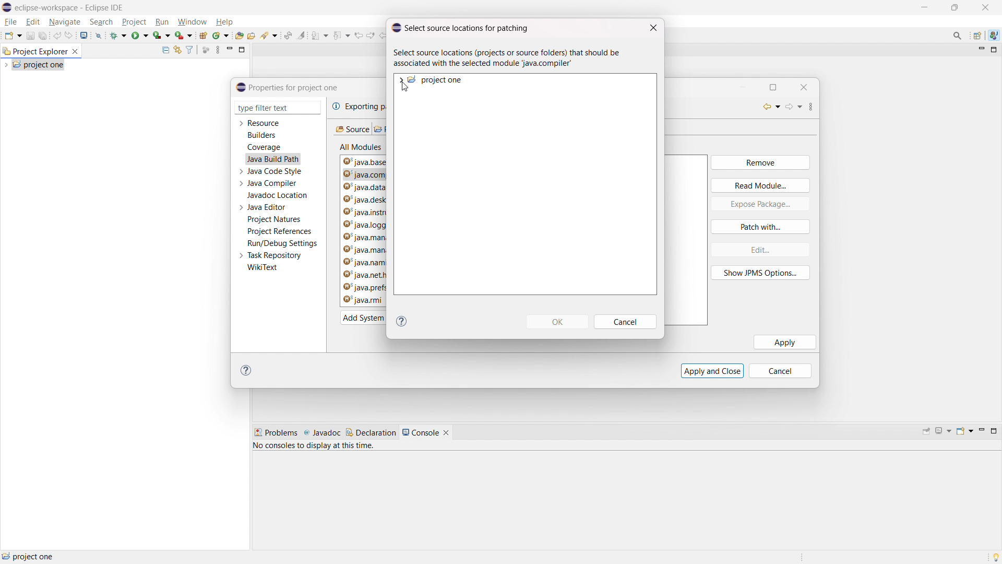 The image size is (1002, 564). What do you see at coordinates (371, 34) in the screenshot?
I see `view next location` at bounding box center [371, 34].